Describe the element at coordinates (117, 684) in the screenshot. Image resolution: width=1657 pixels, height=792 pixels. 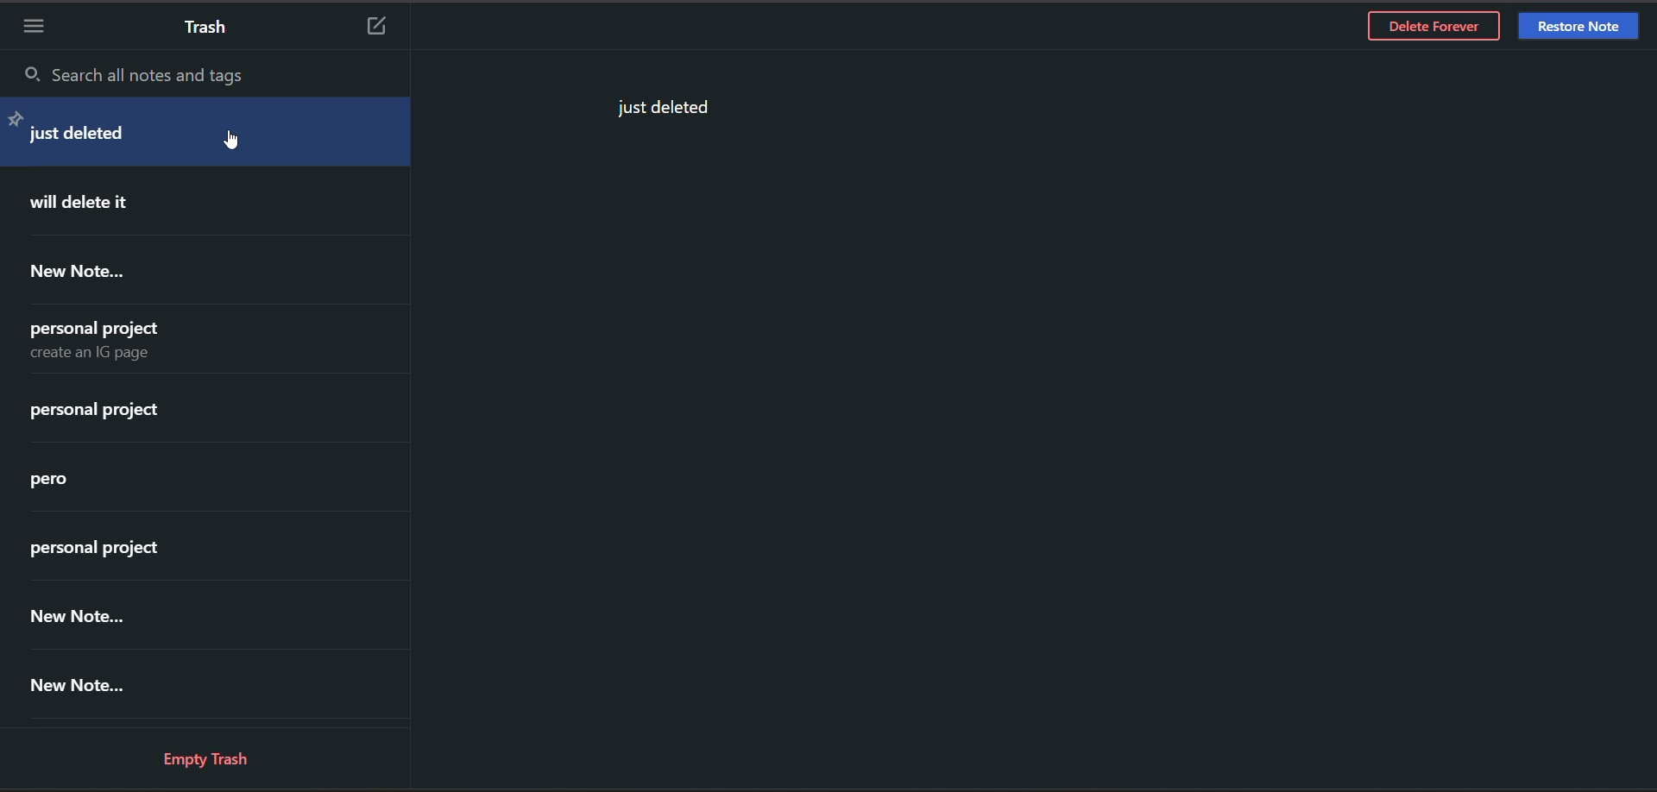
I see `deleted note title 9` at that location.